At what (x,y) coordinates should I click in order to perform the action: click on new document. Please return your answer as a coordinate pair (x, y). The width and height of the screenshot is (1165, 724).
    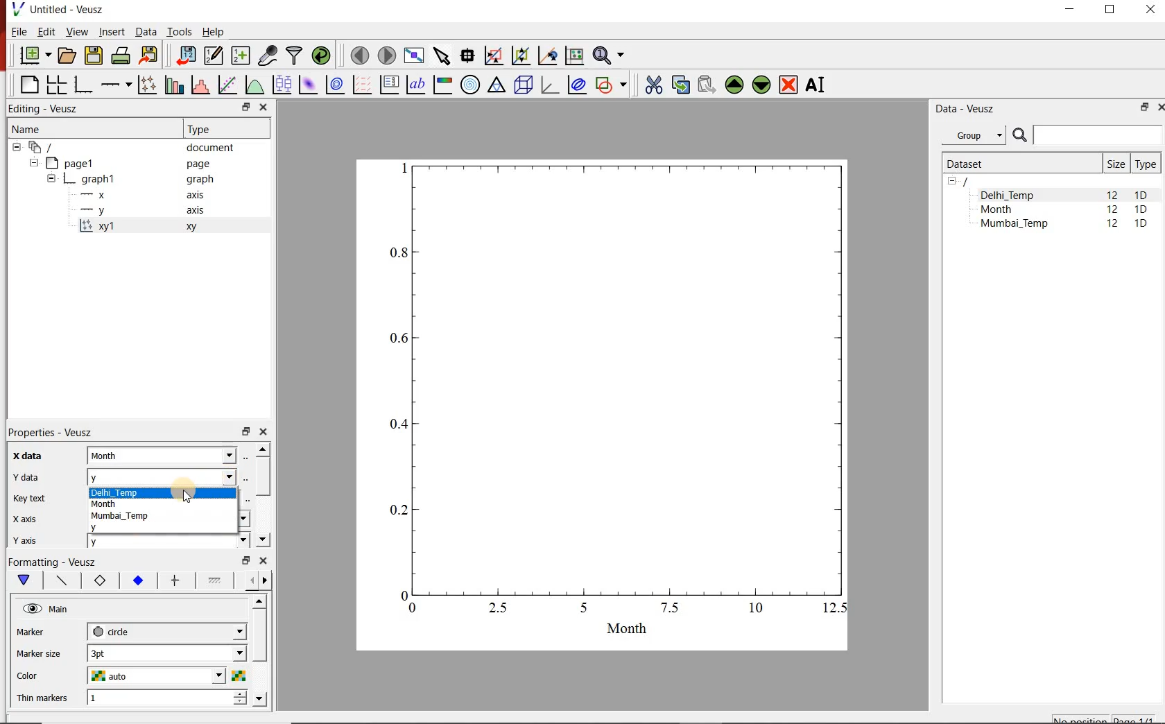
    Looking at the image, I should click on (34, 55).